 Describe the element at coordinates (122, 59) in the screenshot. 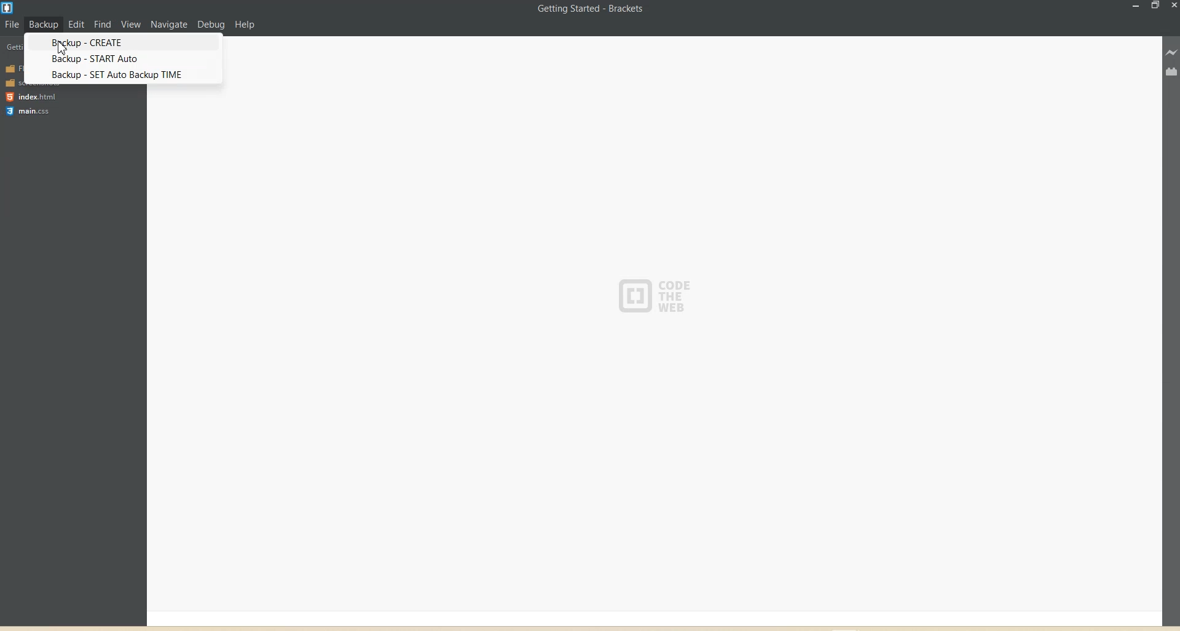

I see `Backup-START Auto` at that location.